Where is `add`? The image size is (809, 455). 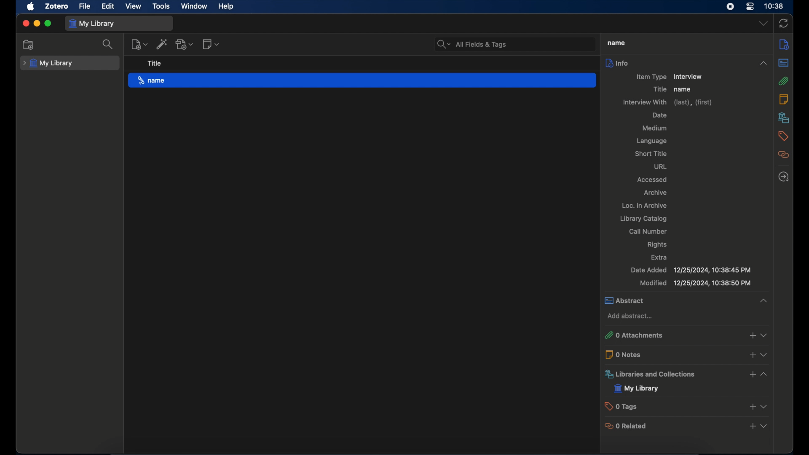
add is located at coordinates (752, 374).